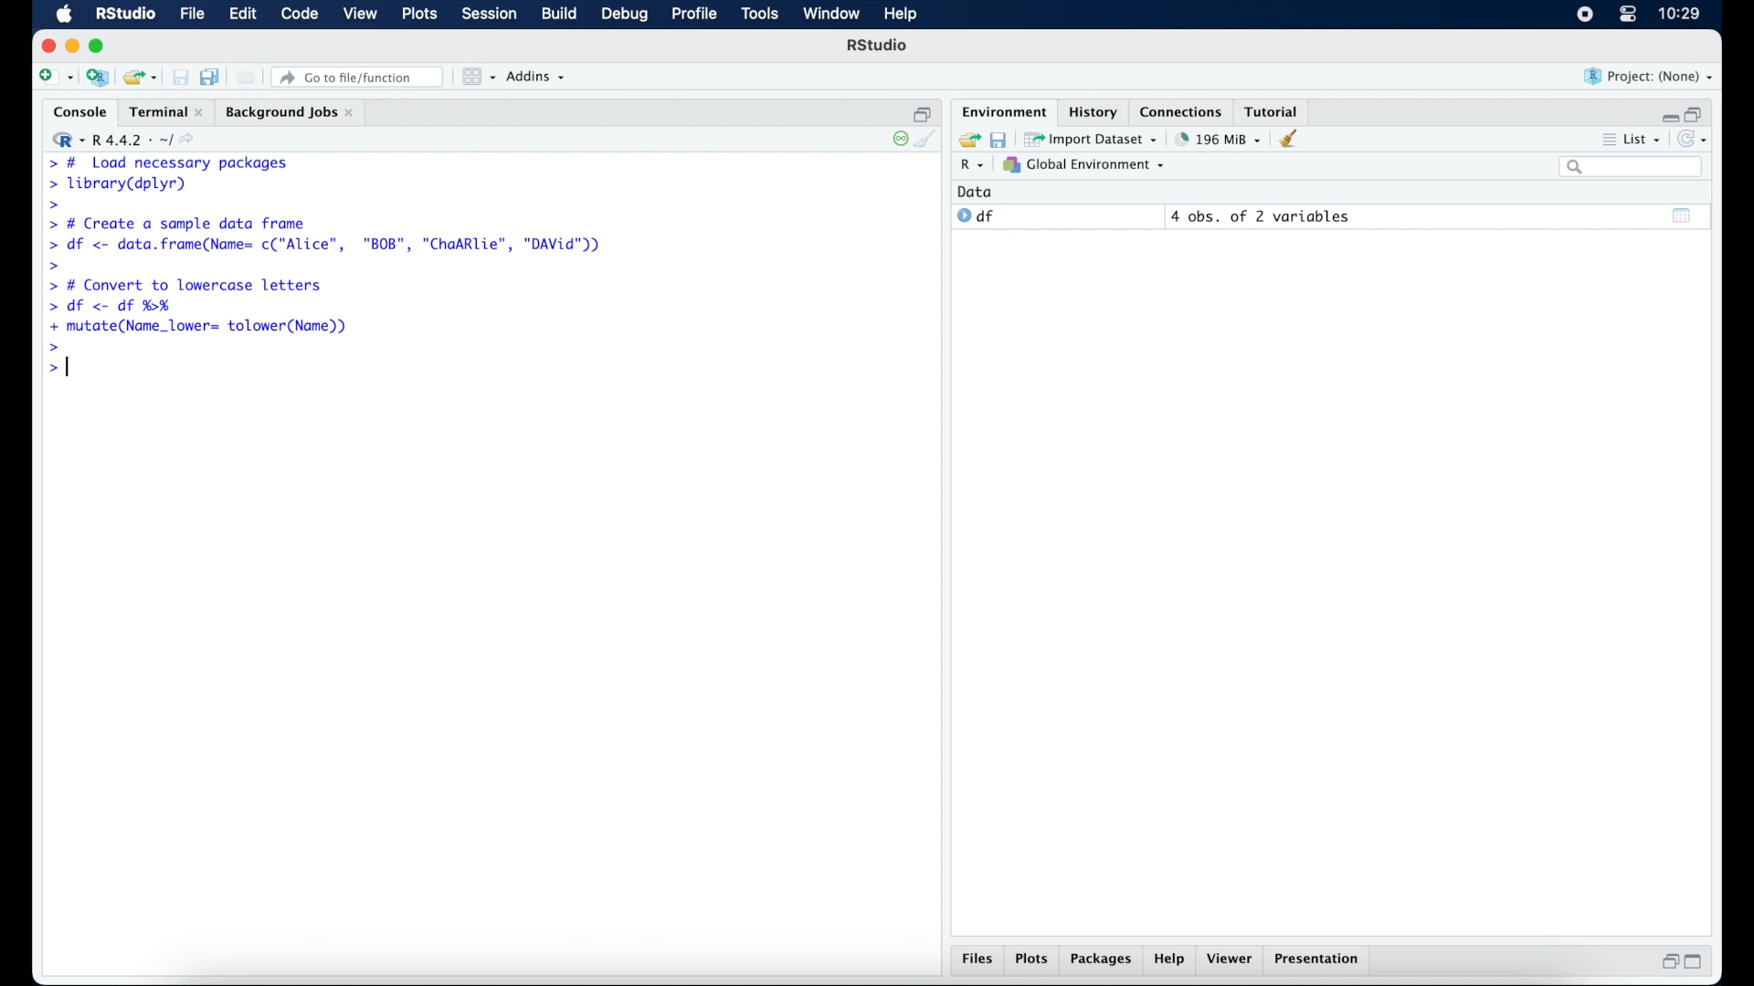 This screenshot has width=1754, height=986. Describe the element at coordinates (186, 286) in the screenshot. I see `> # Convert to lowercase letters|` at that location.